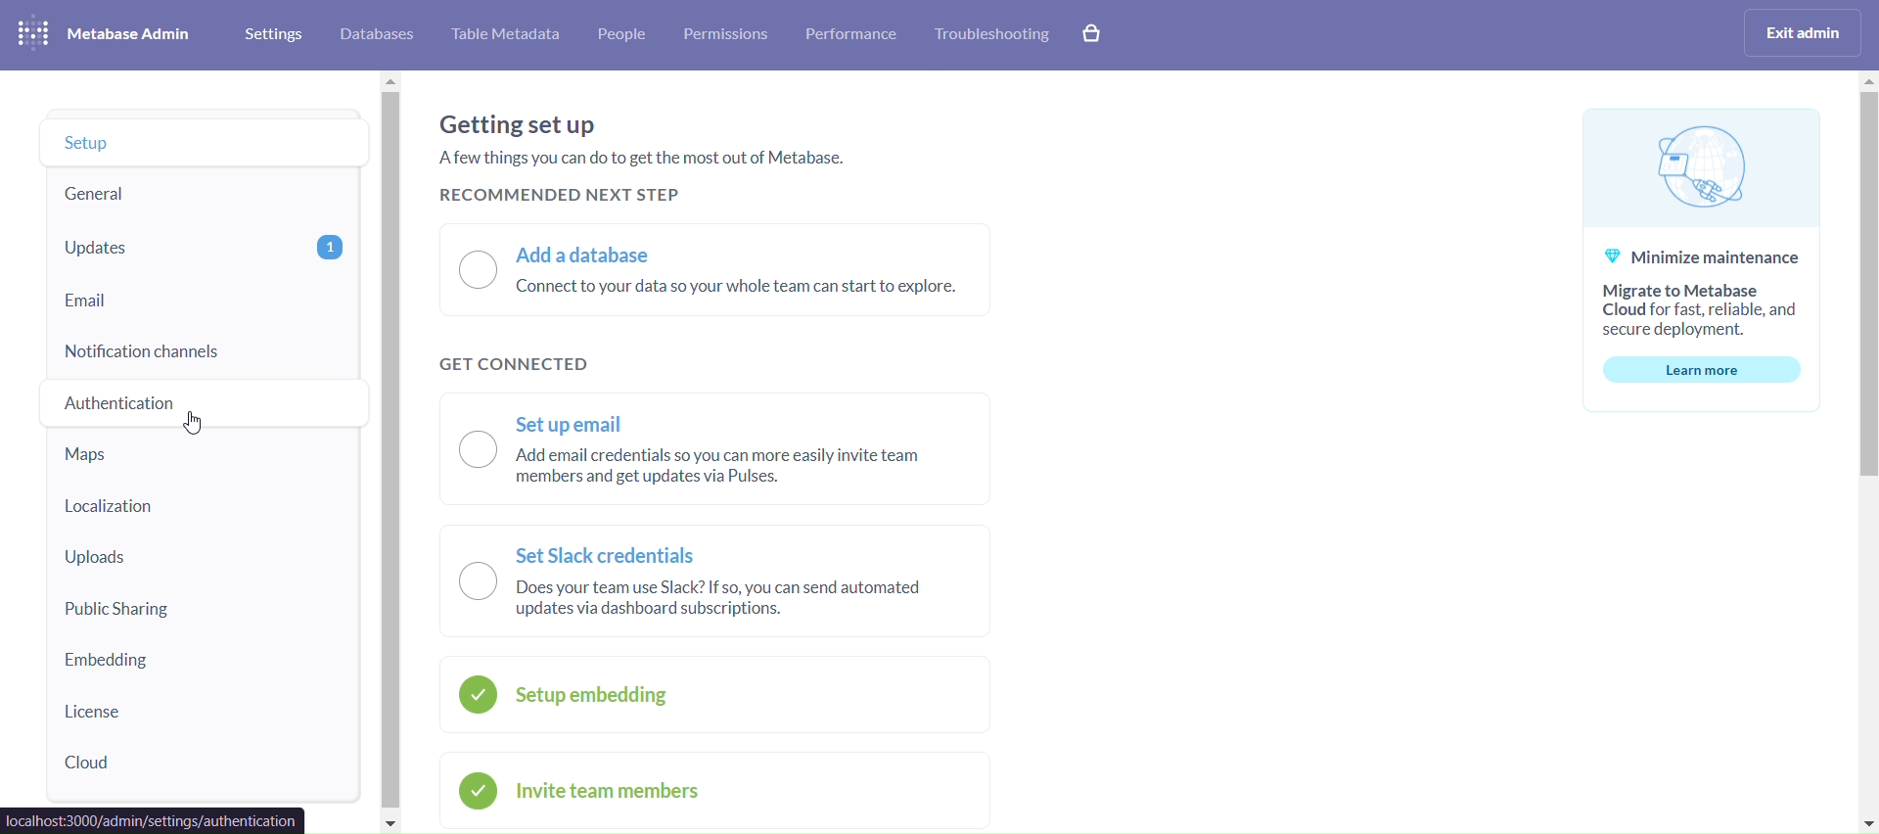 The width and height of the screenshot is (1879, 834). I want to click on exist admin, so click(1805, 31).